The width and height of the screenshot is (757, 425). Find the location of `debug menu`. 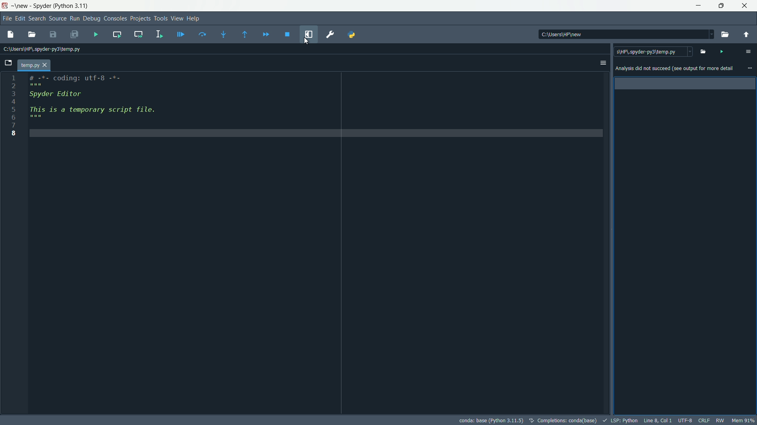

debug menu is located at coordinates (91, 18).